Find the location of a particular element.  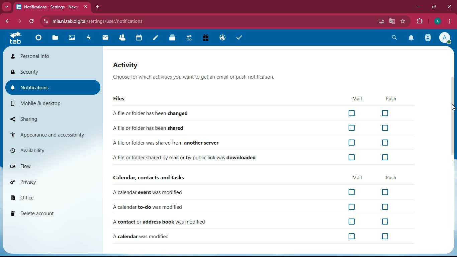

minimize is located at coordinates (418, 7).